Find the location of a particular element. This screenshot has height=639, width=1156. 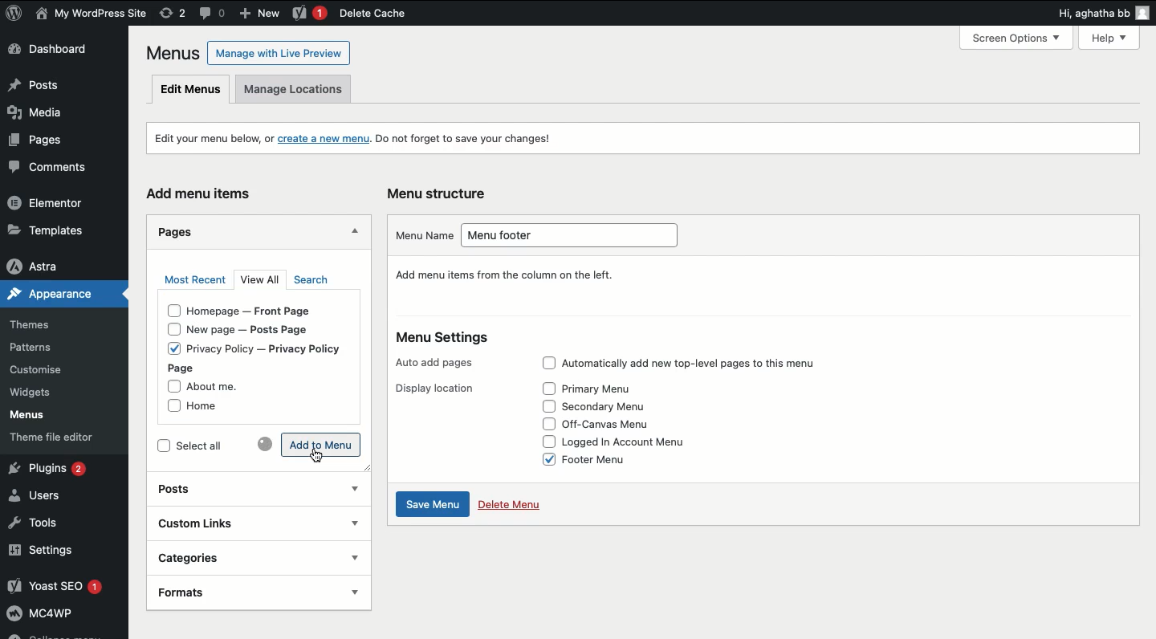

Check box is located at coordinates (547, 389).